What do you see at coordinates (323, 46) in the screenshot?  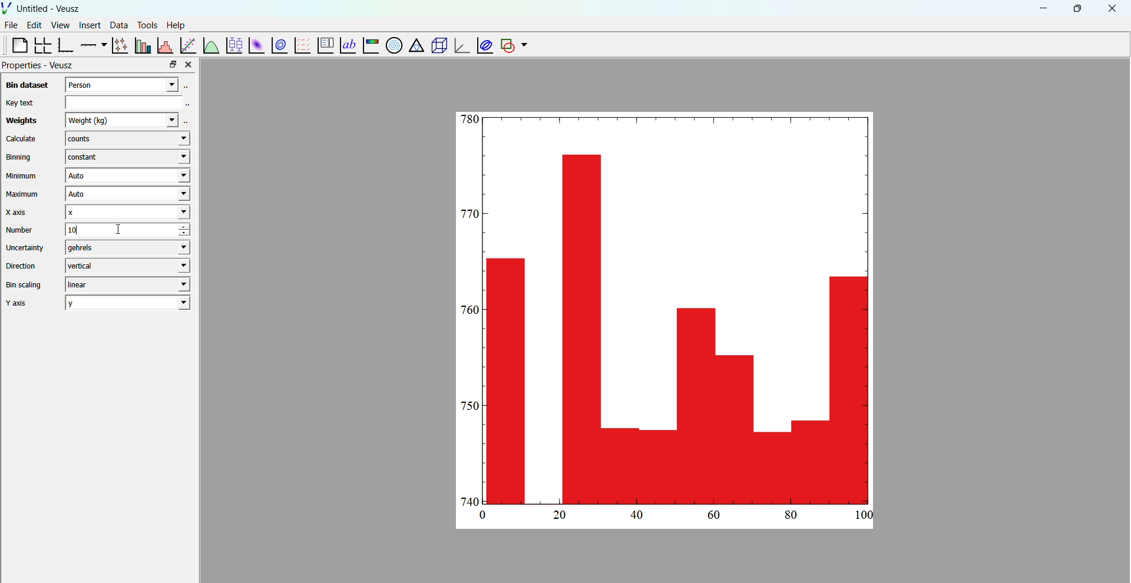 I see `plot key` at bounding box center [323, 46].